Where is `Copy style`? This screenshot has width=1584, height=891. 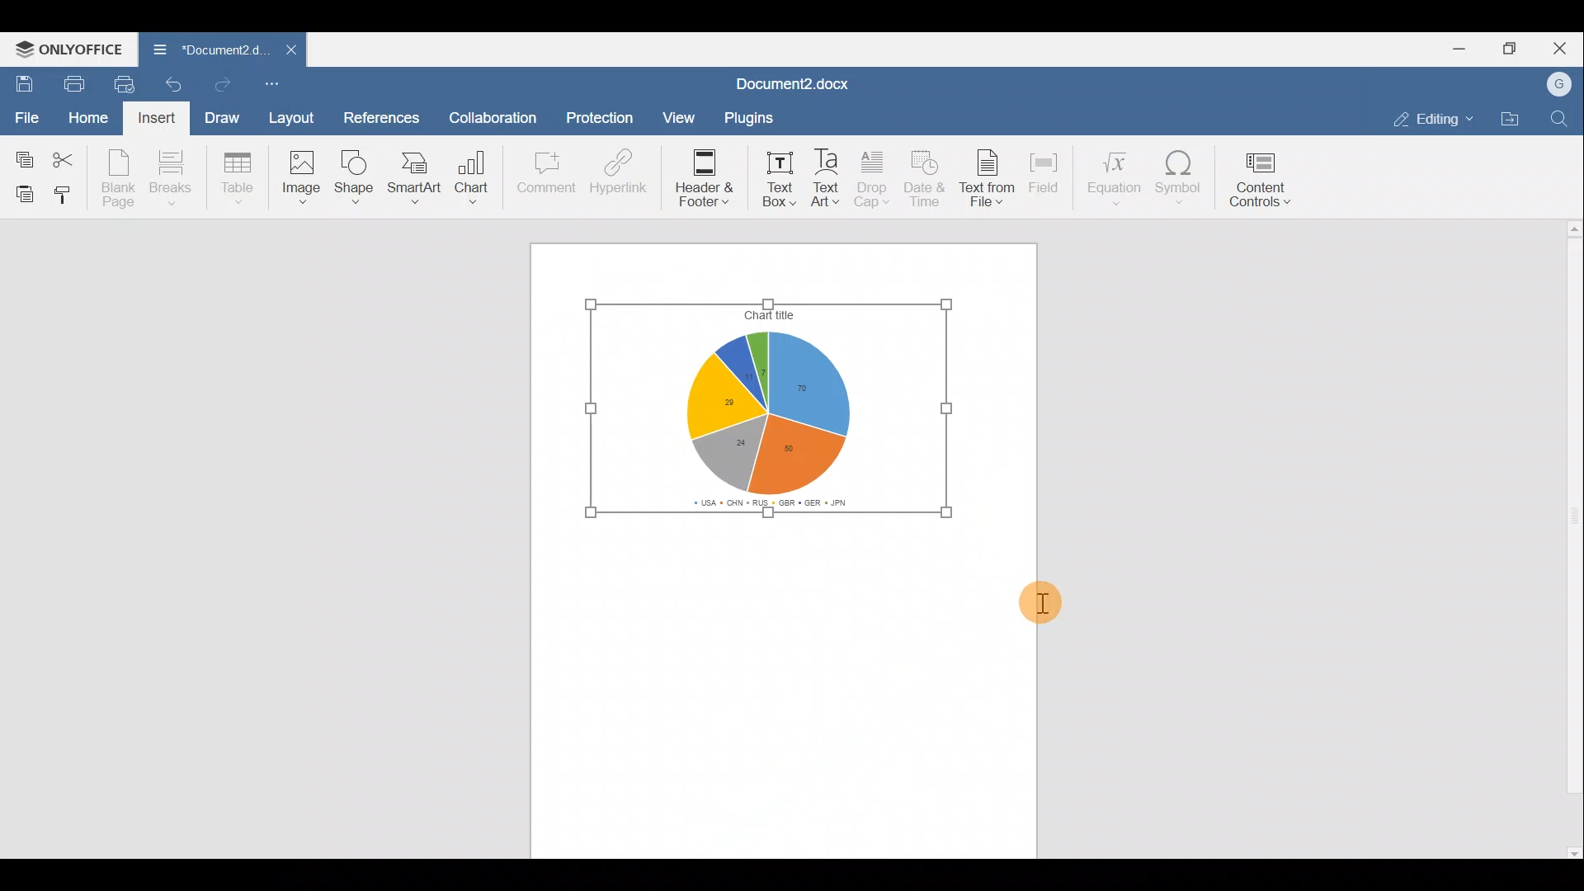 Copy style is located at coordinates (69, 194).